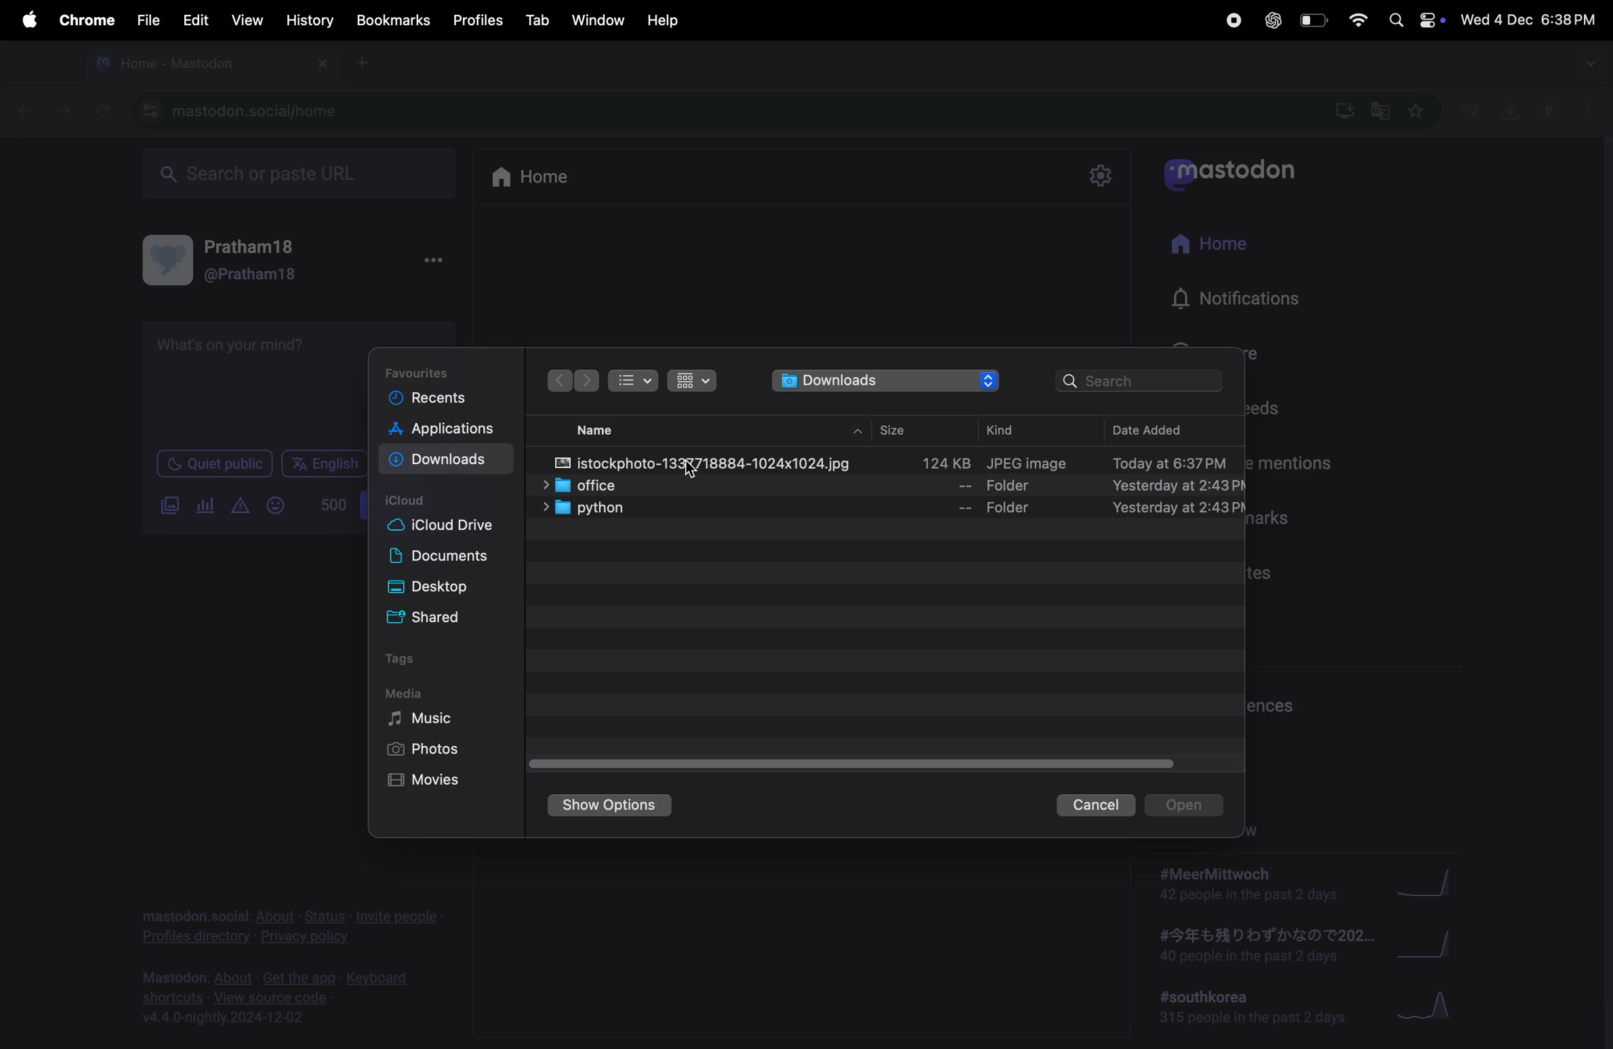  Describe the element at coordinates (323, 464) in the screenshot. I see `English` at that location.